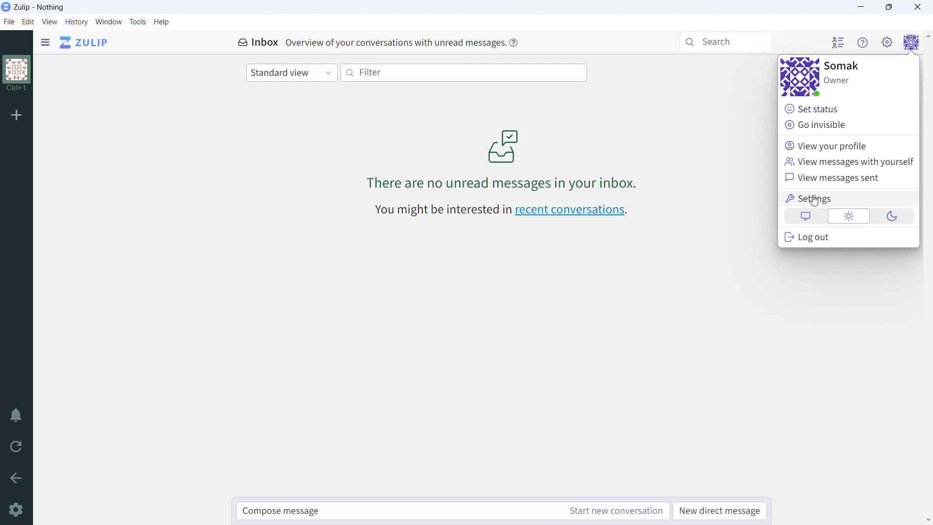 This screenshot has width=933, height=525. Describe the element at coordinates (371, 42) in the screenshot. I see `& Inbox Overview of your conversations with unread messages` at that location.